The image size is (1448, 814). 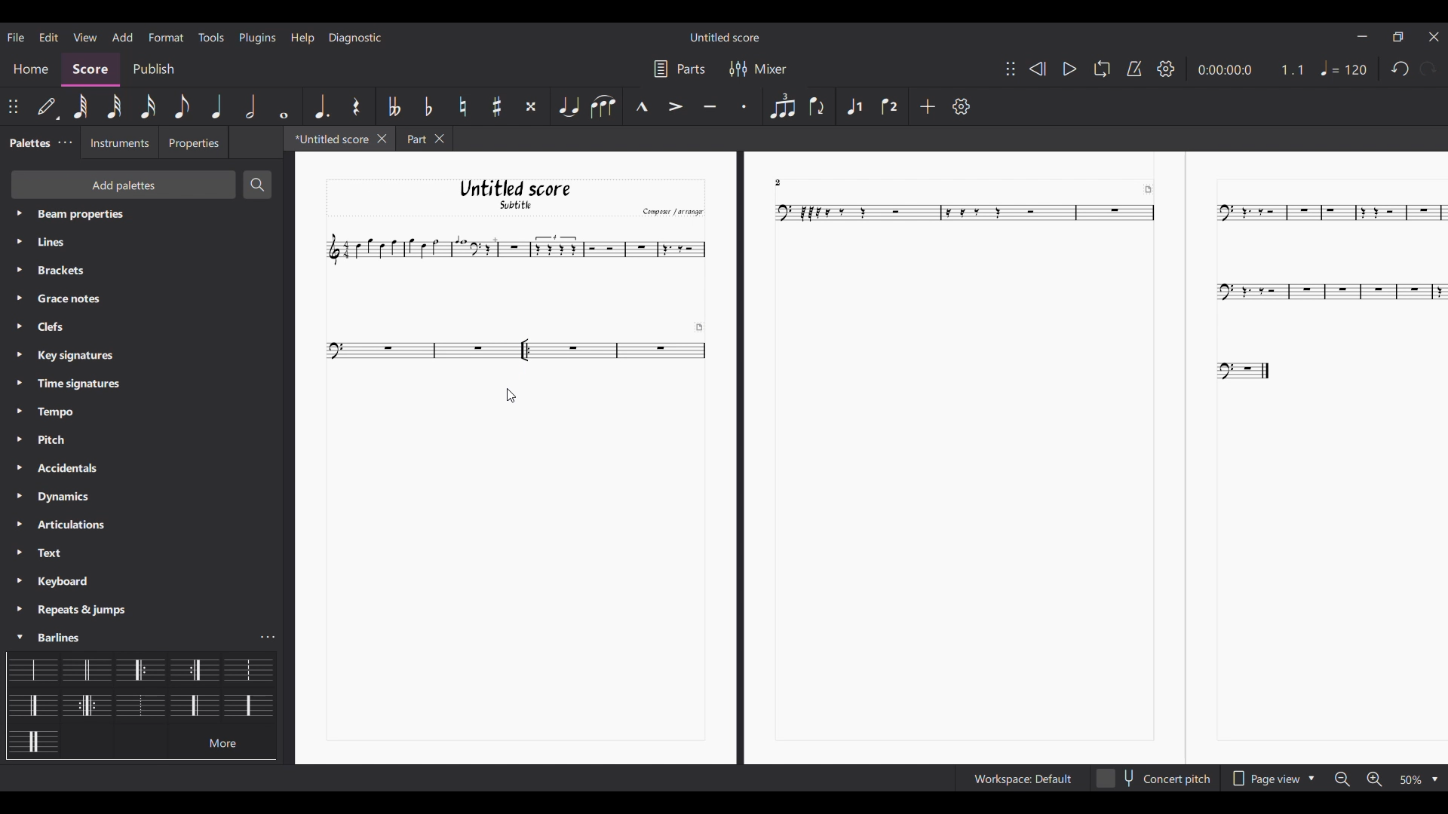 What do you see at coordinates (81, 107) in the screenshot?
I see `64th note` at bounding box center [81, 107].